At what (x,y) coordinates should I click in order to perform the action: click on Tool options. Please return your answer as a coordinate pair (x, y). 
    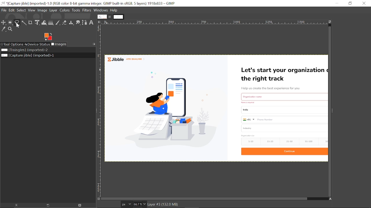
    Looking at the image, I should click on (12, 44).